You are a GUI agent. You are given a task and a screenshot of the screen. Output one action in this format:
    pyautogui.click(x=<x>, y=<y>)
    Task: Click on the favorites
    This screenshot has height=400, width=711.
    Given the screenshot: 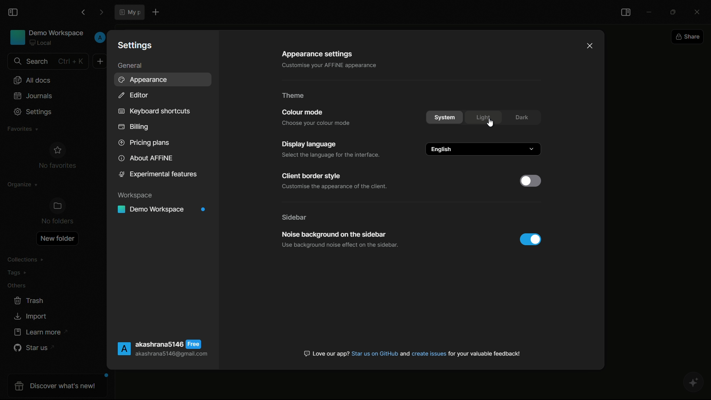 What is the action you would take?
    pyautogui.click(x=21, y=129)
    